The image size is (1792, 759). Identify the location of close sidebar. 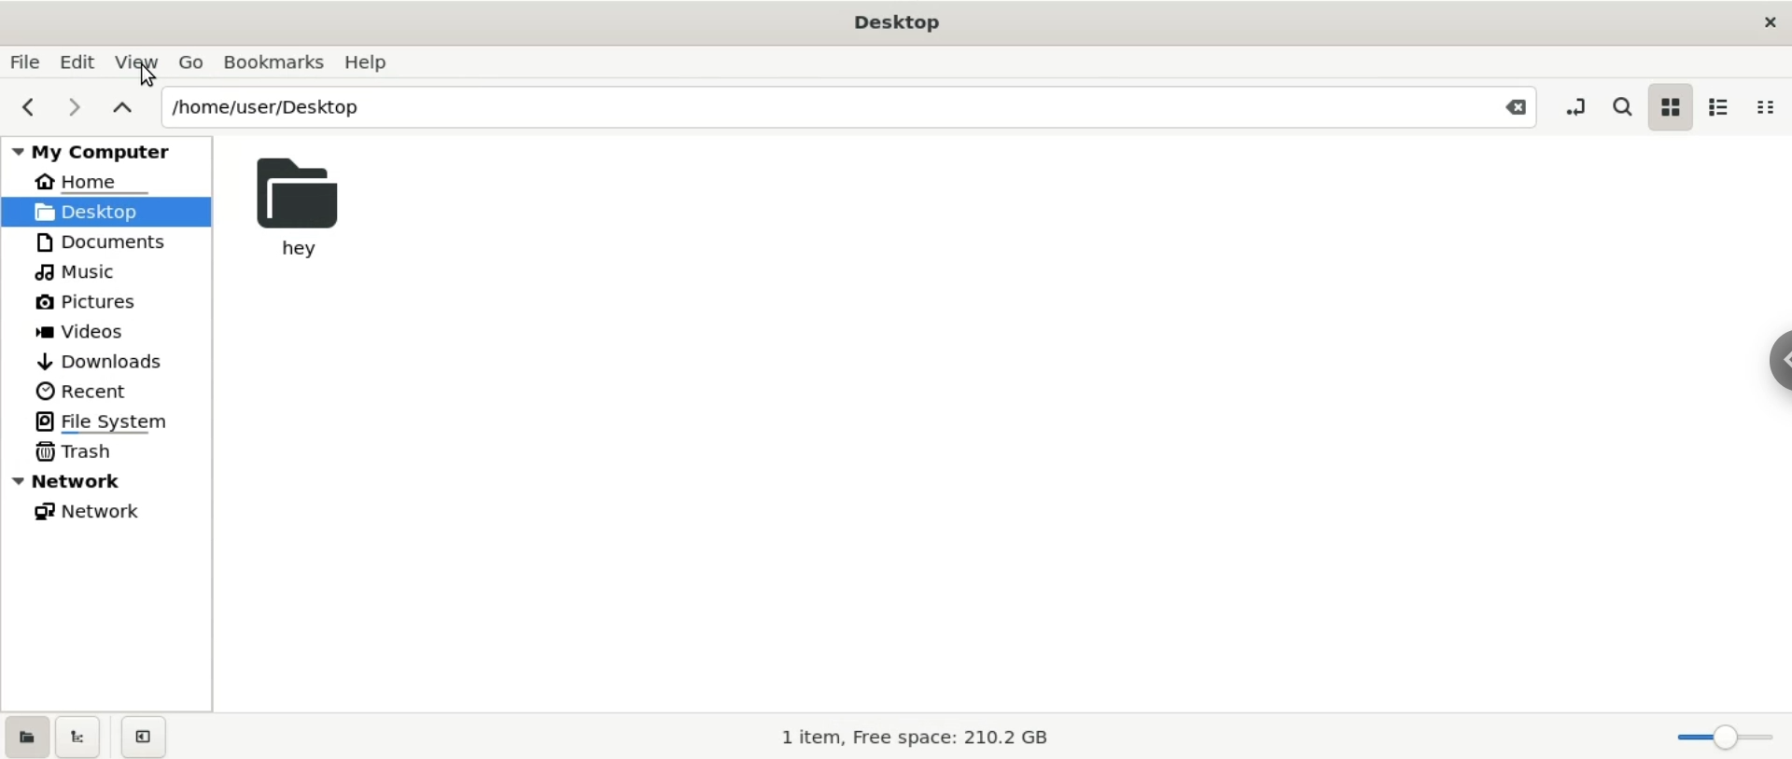
(138, 738).